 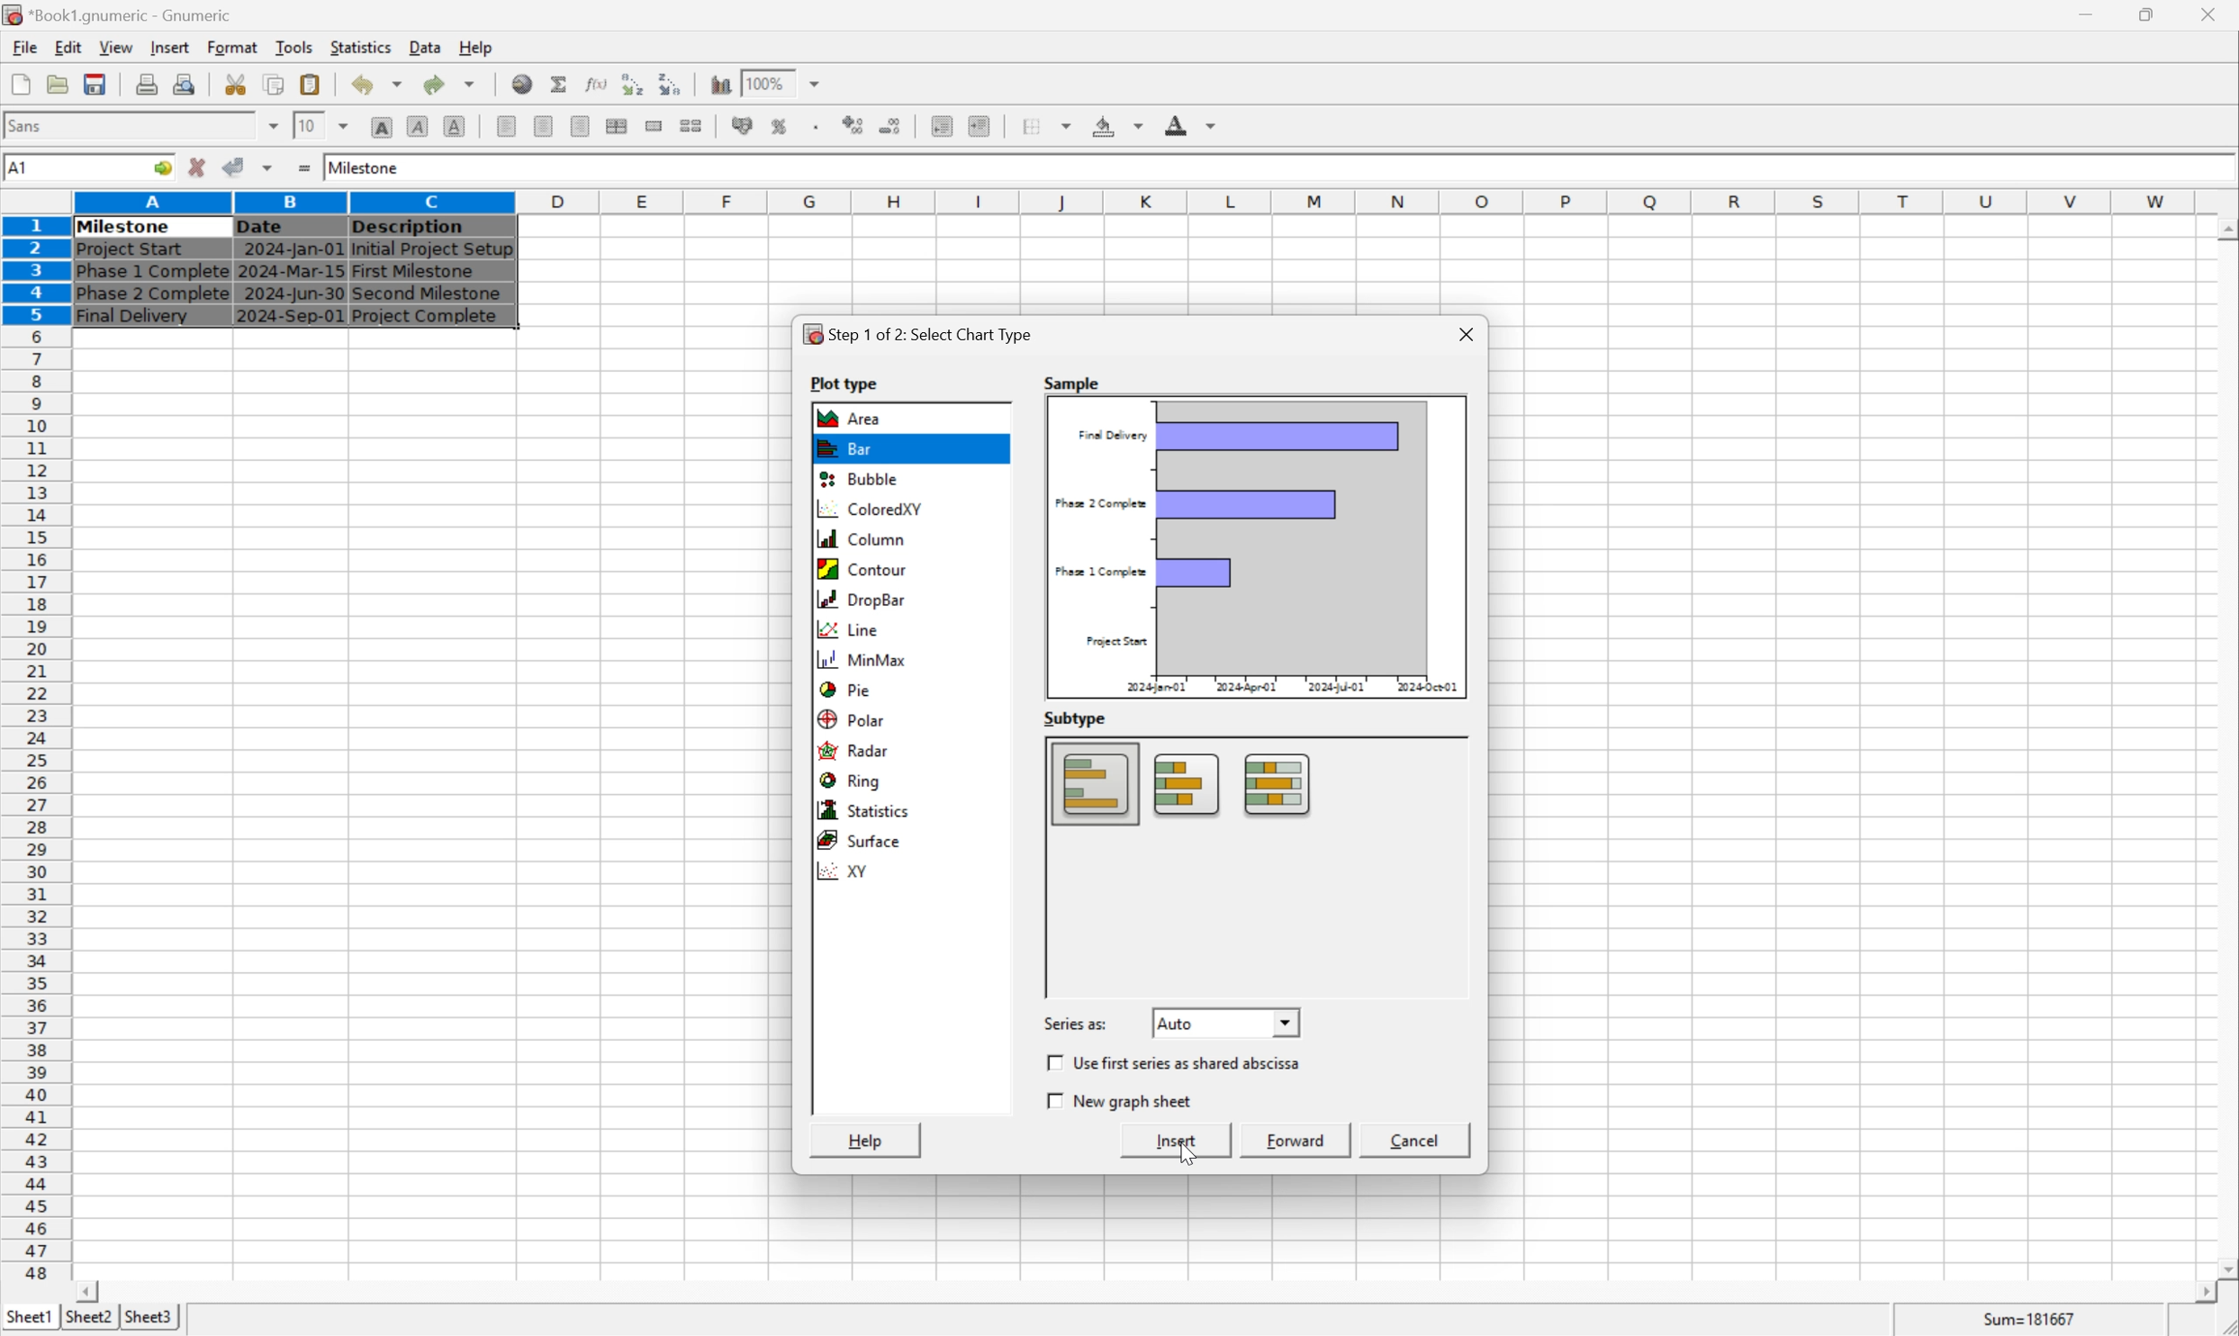 What do you see at coordinates (203, 169) in the screenshot?
I see `cancel changes` at bounding box center [203, 169].